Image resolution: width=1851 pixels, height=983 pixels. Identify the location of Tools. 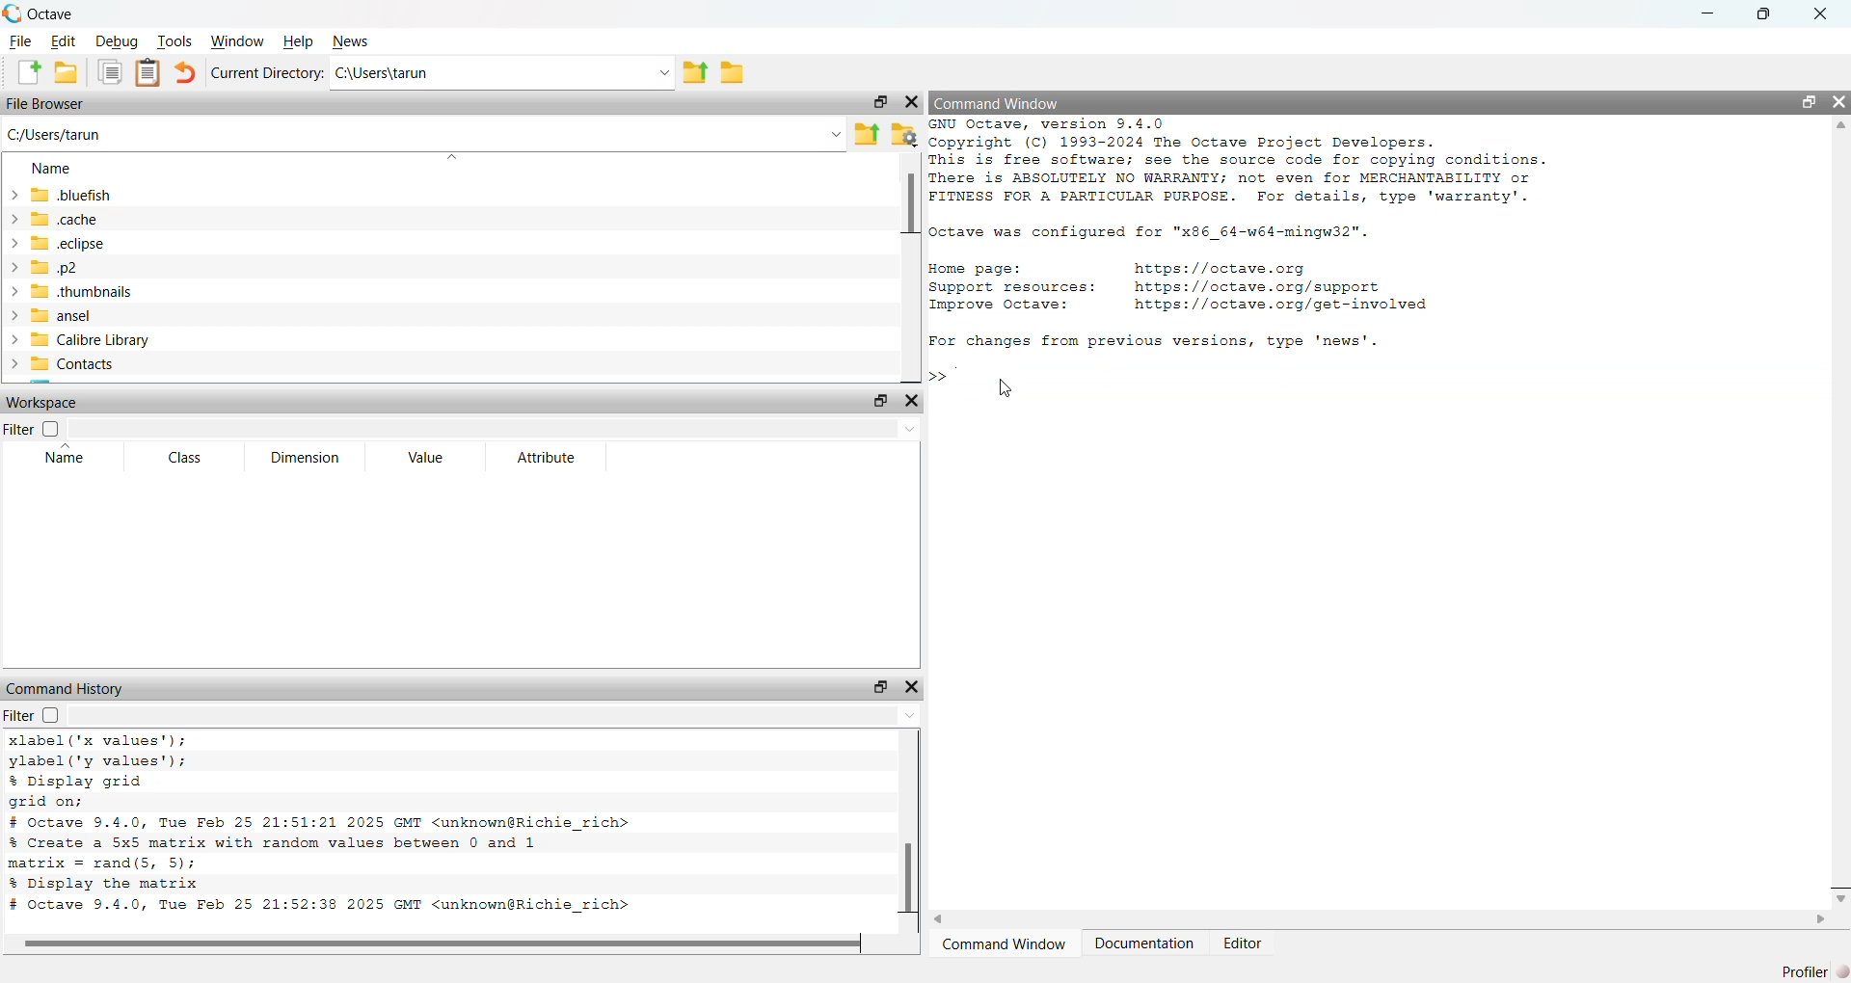
(176, 40).